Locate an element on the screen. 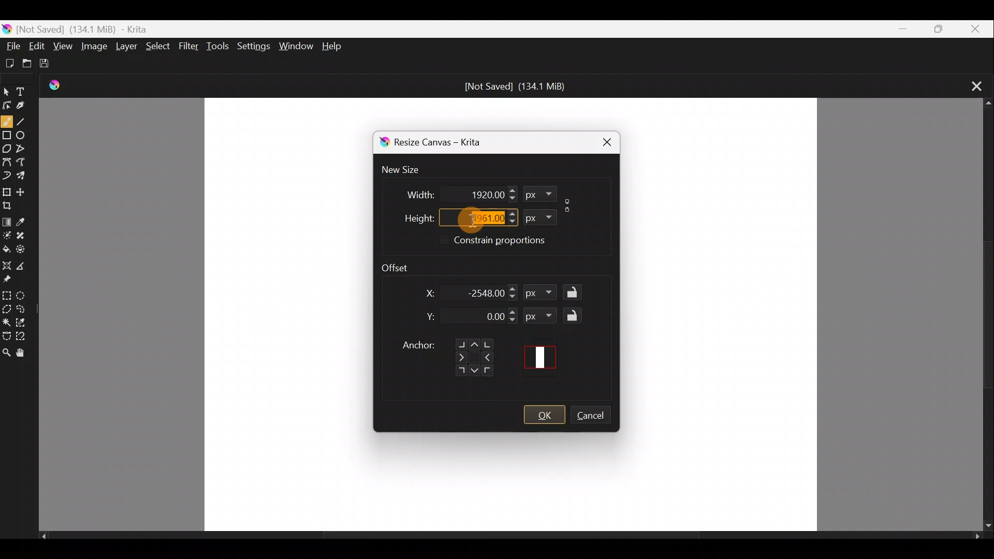 This screenshot has width=994, height=559. Zoom tool is located at coordinates (6, 353).